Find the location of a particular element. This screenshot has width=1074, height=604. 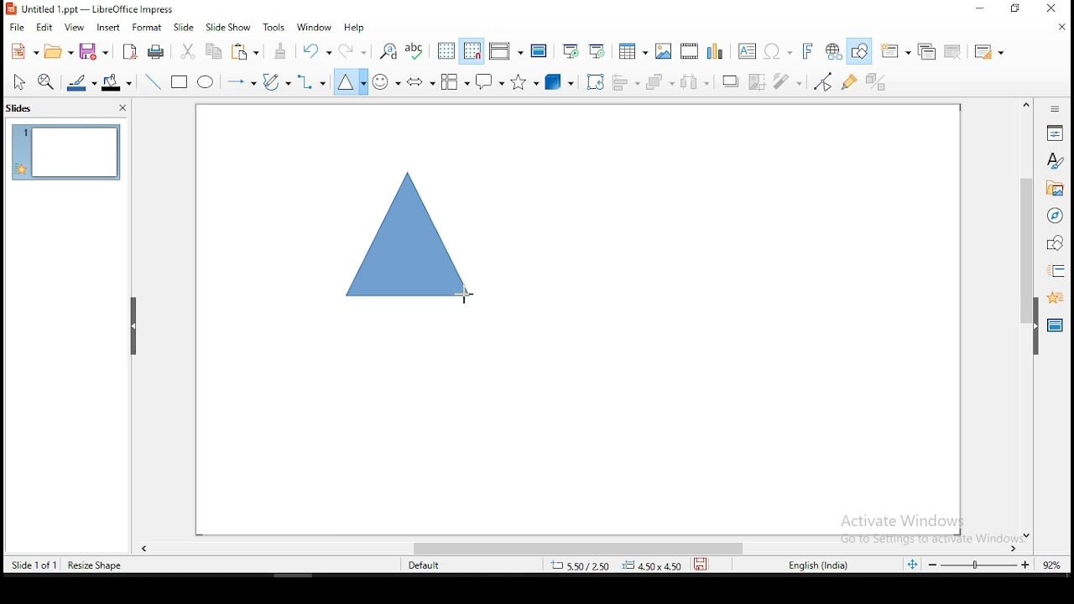

show draw functions is located at coordinates (858, 52).